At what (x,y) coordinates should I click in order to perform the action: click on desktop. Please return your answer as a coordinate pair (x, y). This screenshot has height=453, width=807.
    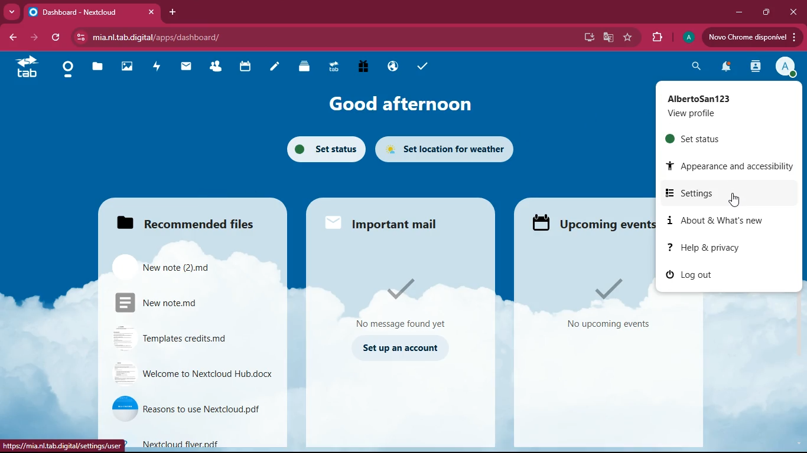
    Looking at the image, I should click on (586, 38).